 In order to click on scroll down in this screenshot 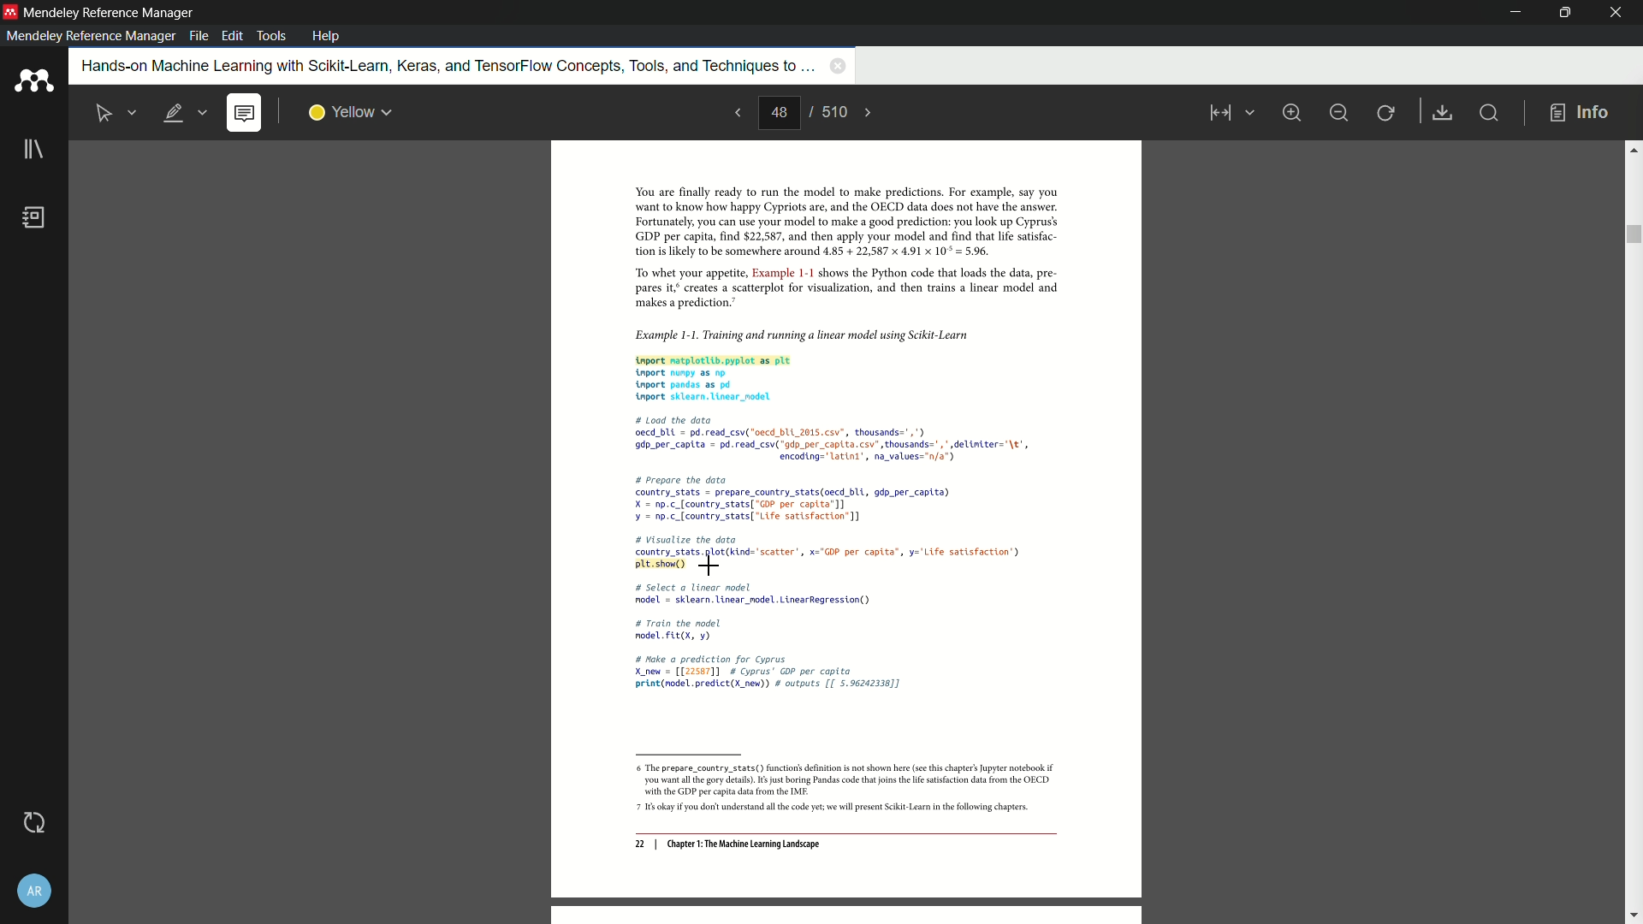, I will do `click(1633, 916)`.